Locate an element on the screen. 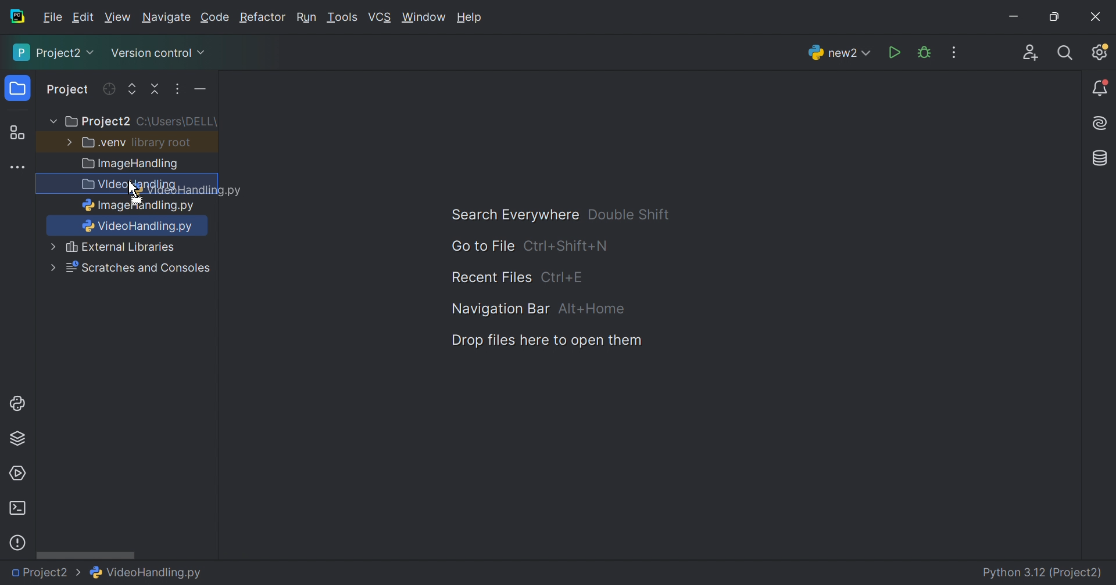 This screenshot has width=1116, height=585. External Libraries is located at coordinates (121, 247).